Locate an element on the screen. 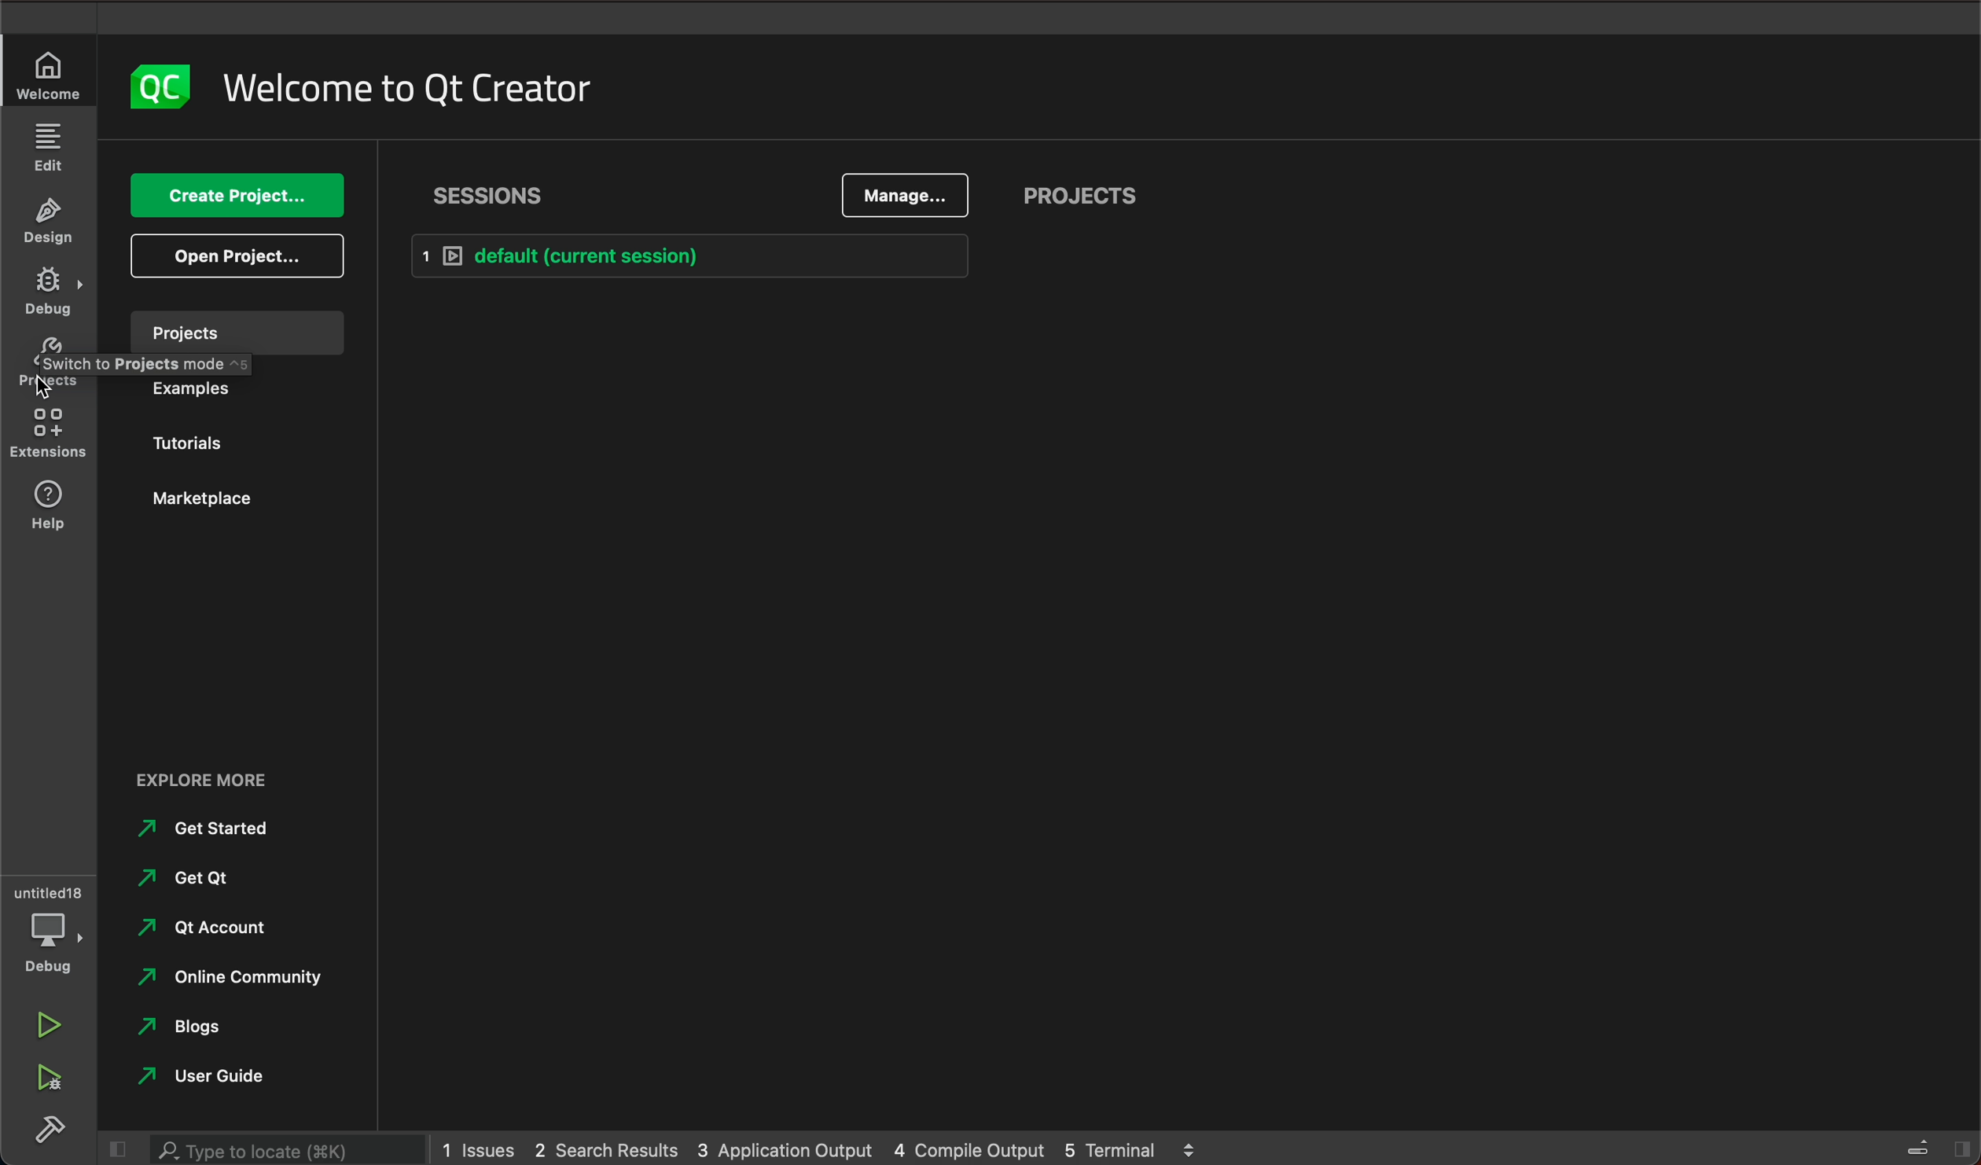 The height and width of the screenshot is (1165, 1981). EDIT is located at coordinates (51, 146).